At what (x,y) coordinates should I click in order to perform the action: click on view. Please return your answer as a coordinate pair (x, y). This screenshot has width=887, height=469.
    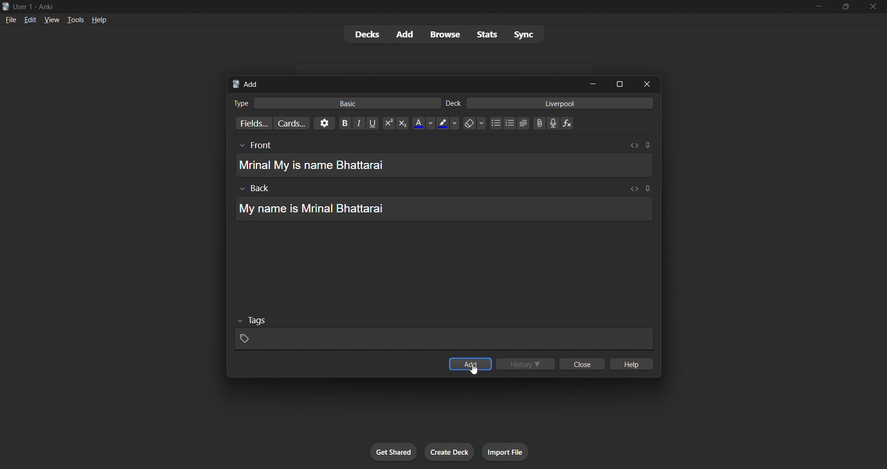
    Looking at the image, I should click on (53, 19).